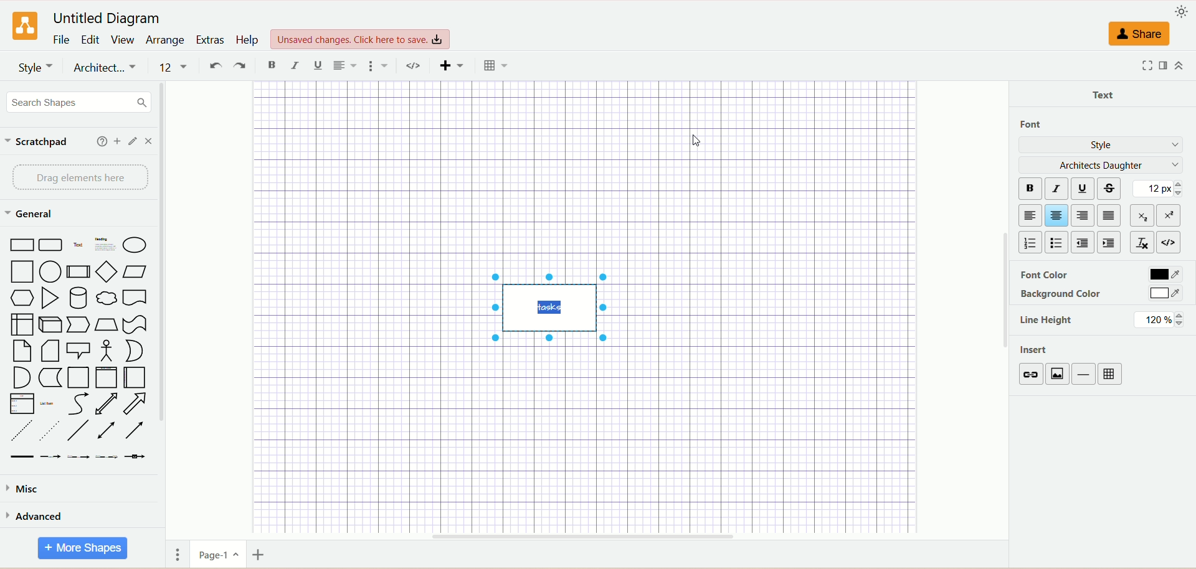 Image resolution: width=1196 pixels, height=569 pixels. I want to click on Cuboid, so click(51, 325).